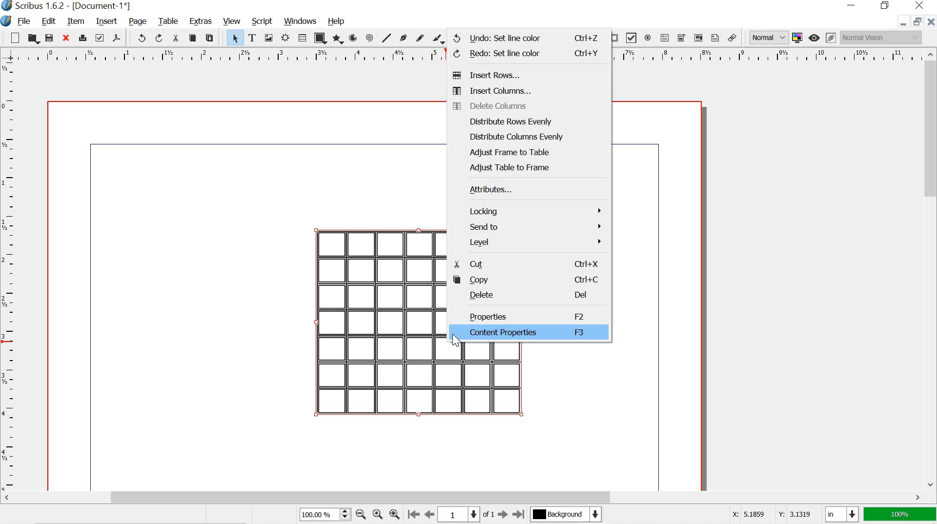  Describe the element at coordinates (488, 515) in the screenshot. I see `of 1` at that location.